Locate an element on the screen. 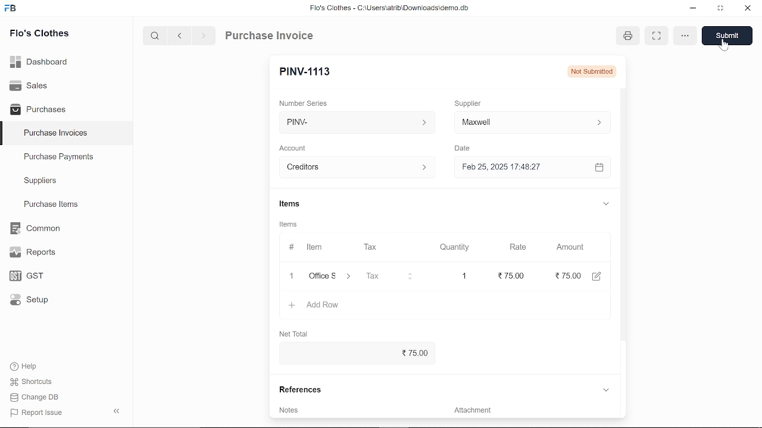 This screenshot has width=762, height=428. creditors is located at coordinates (355, 166).